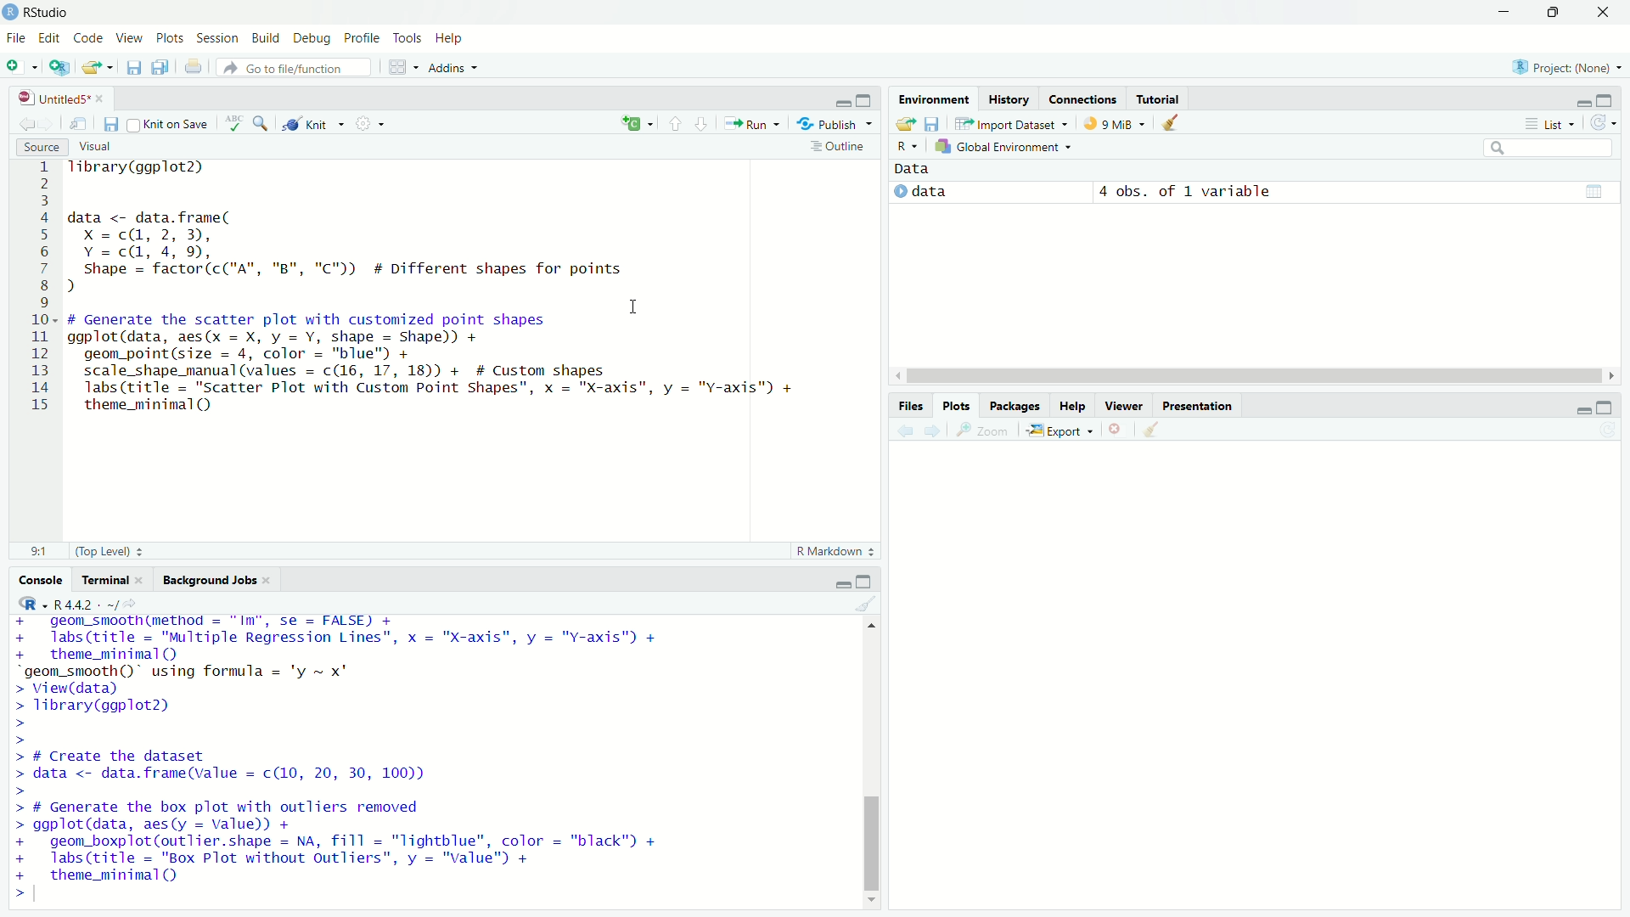 The height and width of the screenshot is (917, 1630). Describe the element at coordinates (910, 405) in the screenshot. I see `Files` at that location.